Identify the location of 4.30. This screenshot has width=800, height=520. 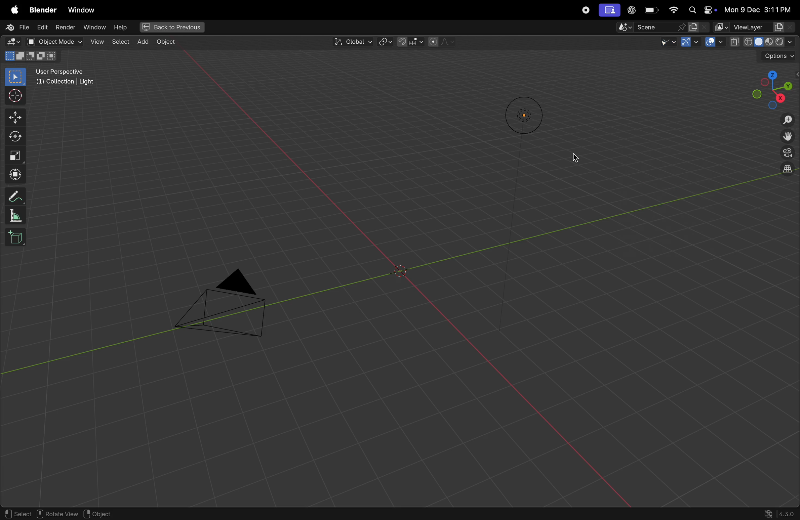
(782, 513).